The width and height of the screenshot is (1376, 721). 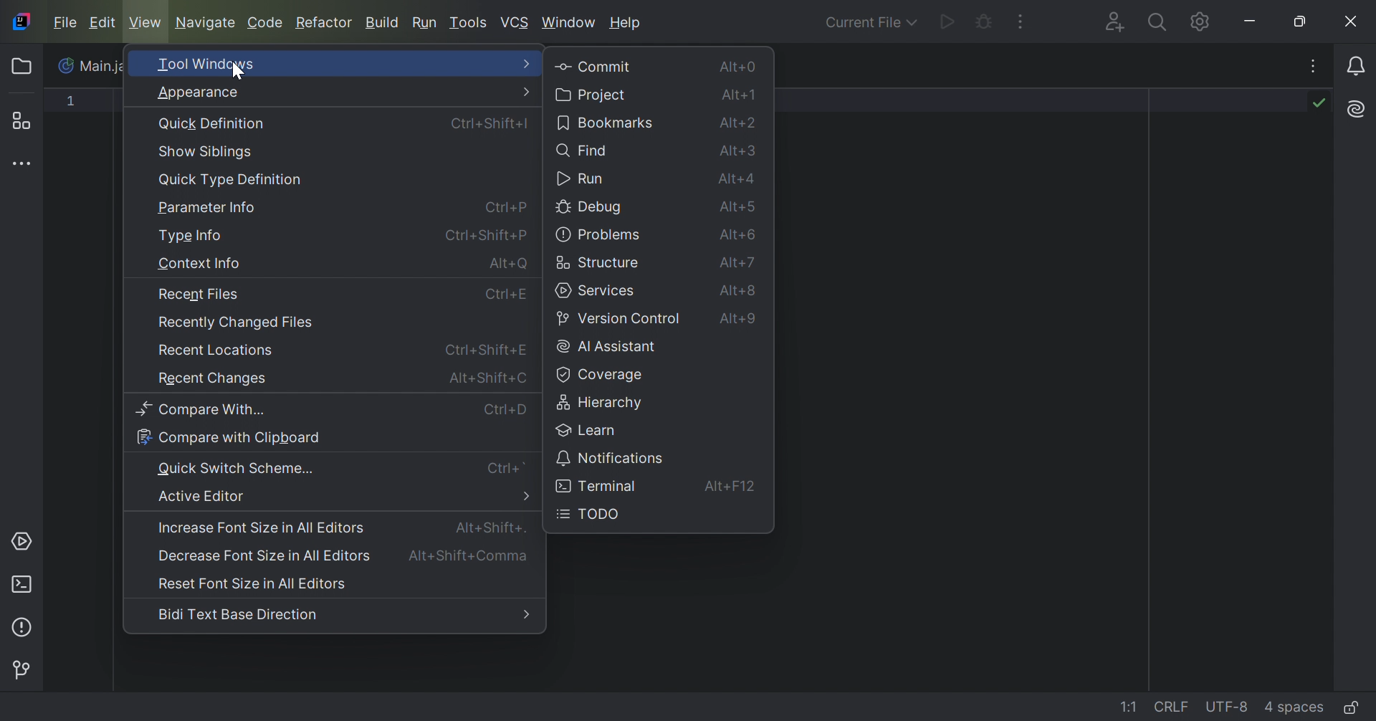 I want to click on Show siblings, so click(x=207, y=152).